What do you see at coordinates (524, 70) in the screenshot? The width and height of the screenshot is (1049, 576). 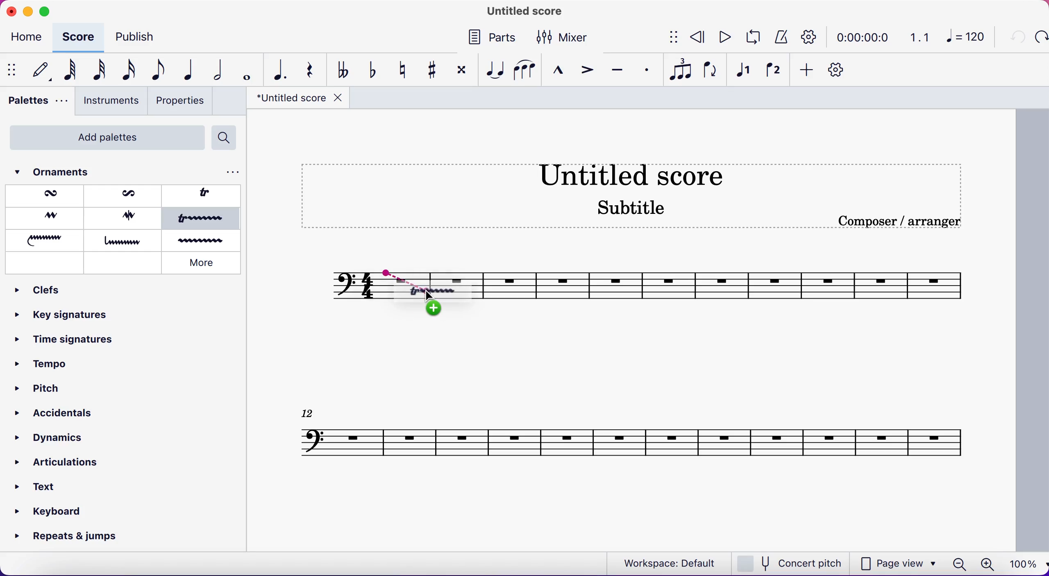 I see `slur` at bounding box center [524, 70].